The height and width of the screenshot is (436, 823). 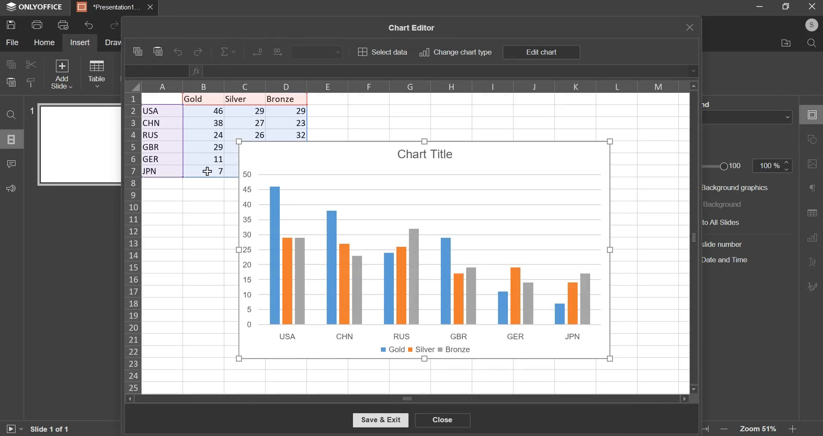 I want to click on gold, so click(x=199, y=98).